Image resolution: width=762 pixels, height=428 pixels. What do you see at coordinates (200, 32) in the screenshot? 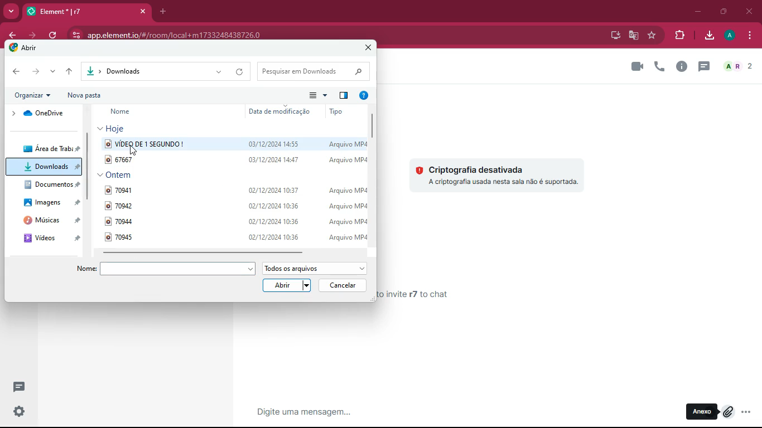
I see `app.element.io/#/room/local+m1733248438726.0` at bounding box center [200, 32].